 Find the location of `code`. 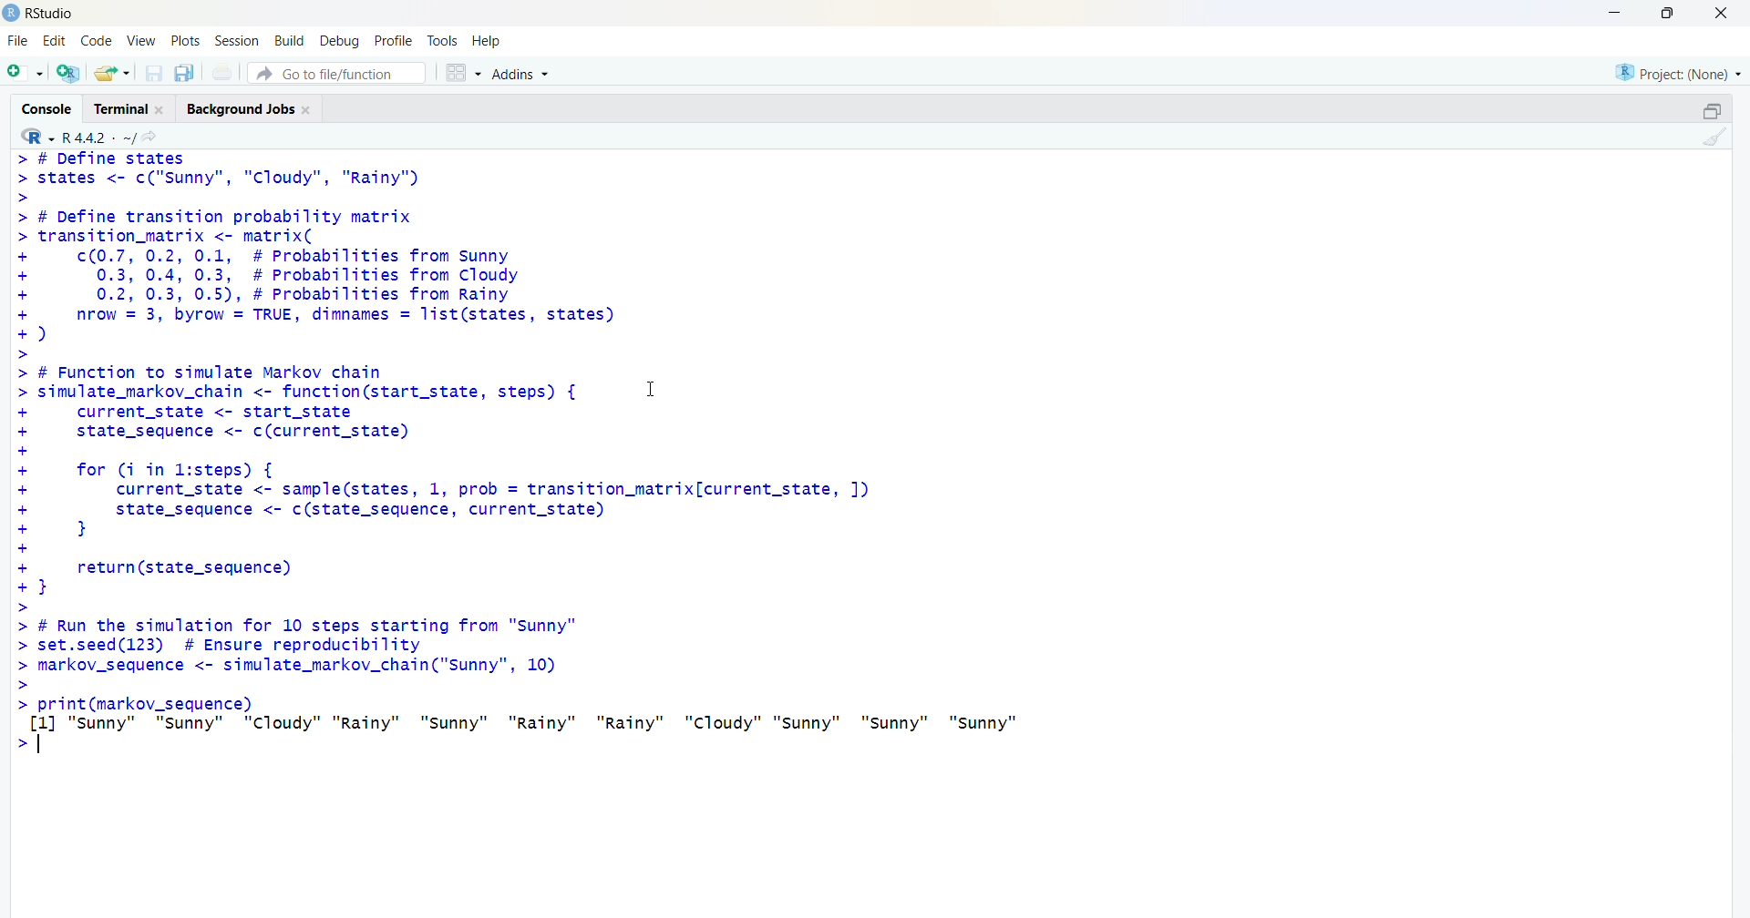

code is located at coordinates (99, 38).